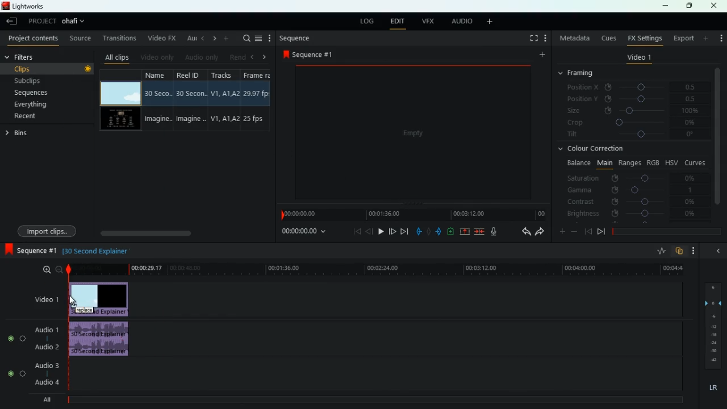 The height and width of the screenshot is (409, 727). What do you see at coordinates (639, 59) in the screenshot?
I see `video 1` at bounding box center [639, 59].